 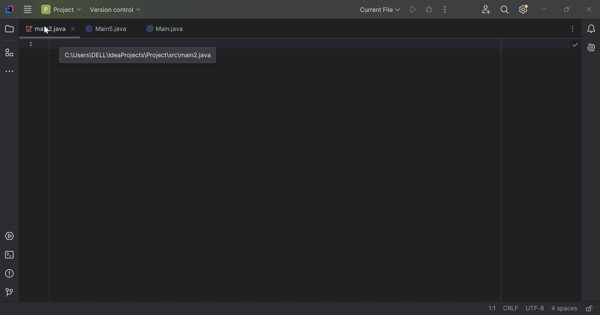 What do you see at coordinates (493, 308) in the screenshot?
I see `go to line` at bounding box center [493, 308].